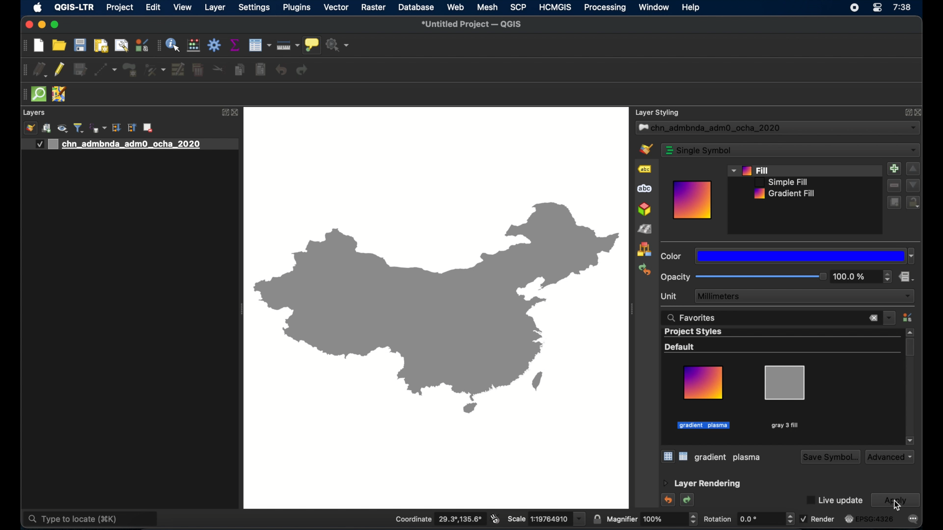  What do you see at coordinates (895, 500) in the screenshot?
I see `apply` at bounding box center [895, 500].